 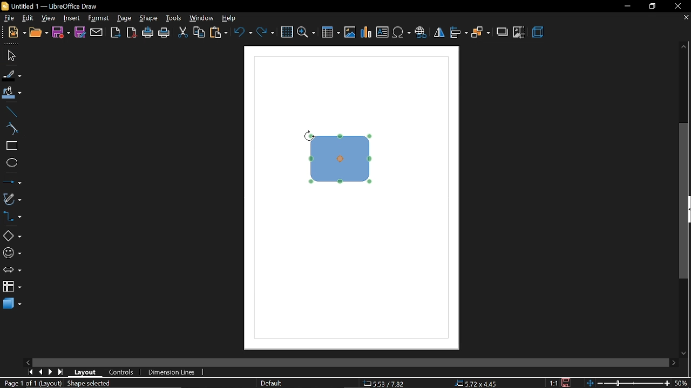 I want to click on restore down, so click(x=650, y=7).